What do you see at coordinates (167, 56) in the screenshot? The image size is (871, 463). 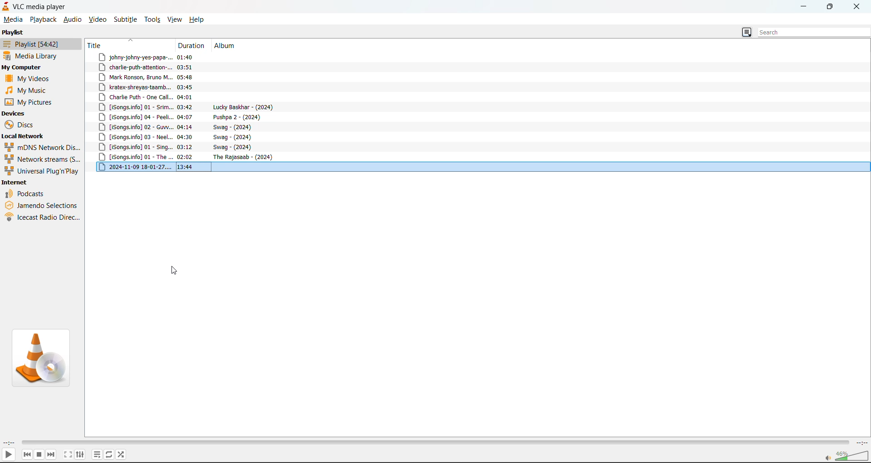 I see `track 1 title, duration and album details` at bounding box center [167, 56].